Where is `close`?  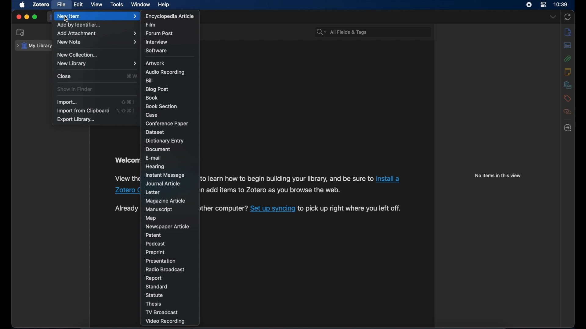
close is located at coordinates (18, 17).